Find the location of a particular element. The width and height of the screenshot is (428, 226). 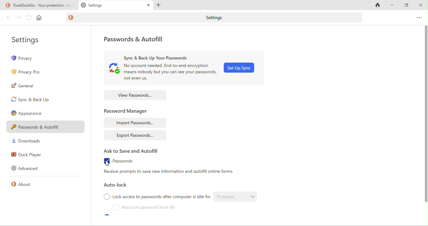

Appearance is located at coordinates (34, 114).